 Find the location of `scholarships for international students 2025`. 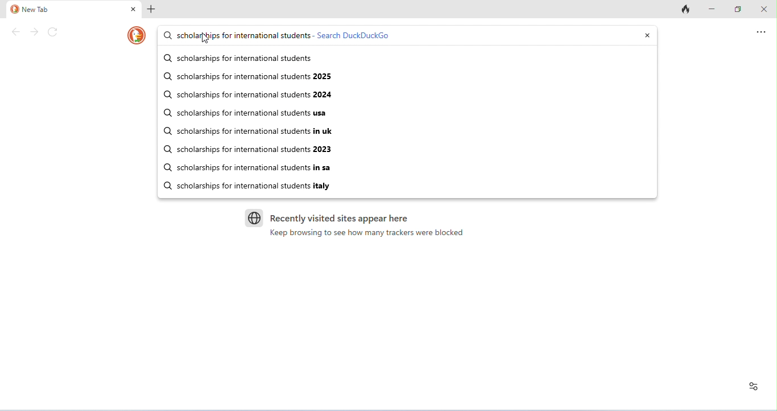

scholarships for international students 2025 is located at coordinates (253, 77).